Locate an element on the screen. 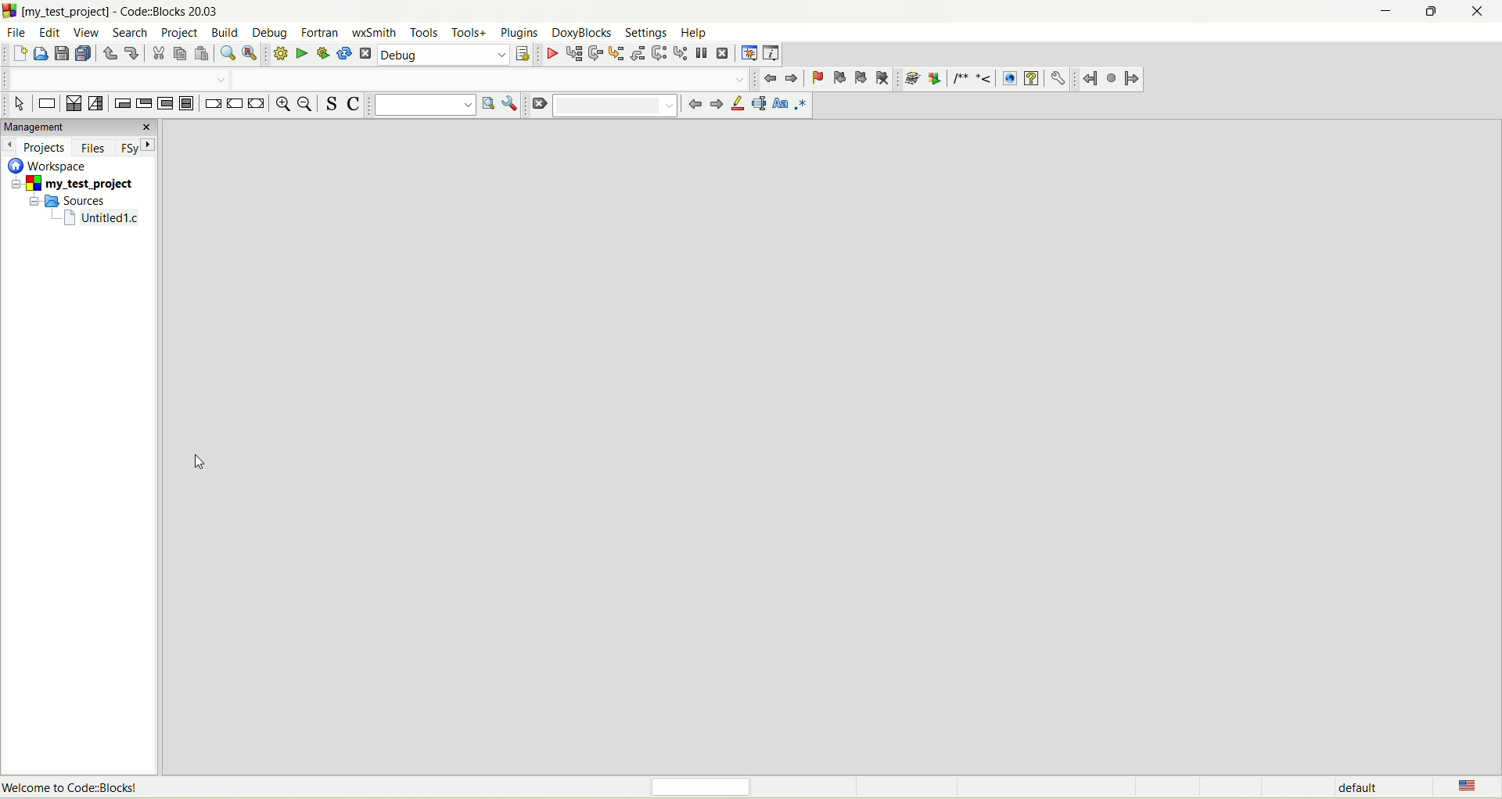  toggle search is located at coordinates (332, 104).